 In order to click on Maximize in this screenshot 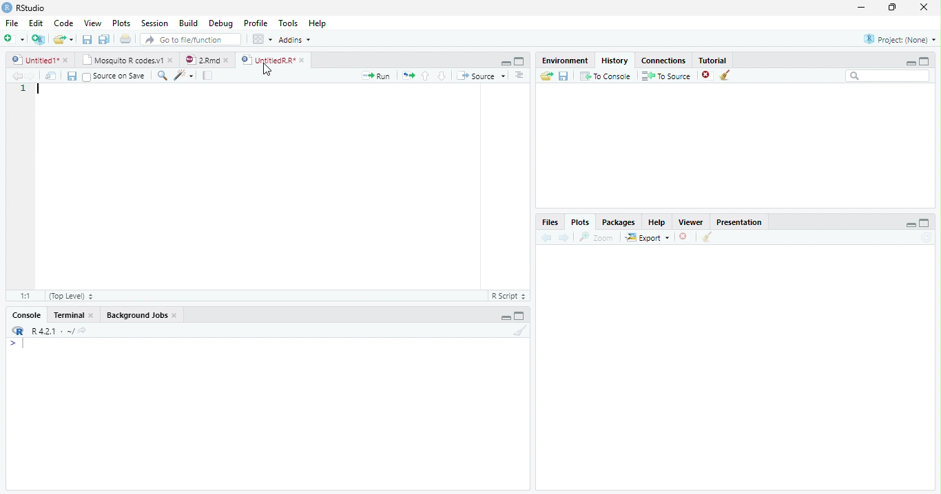, I will do `click(519, 61)`.